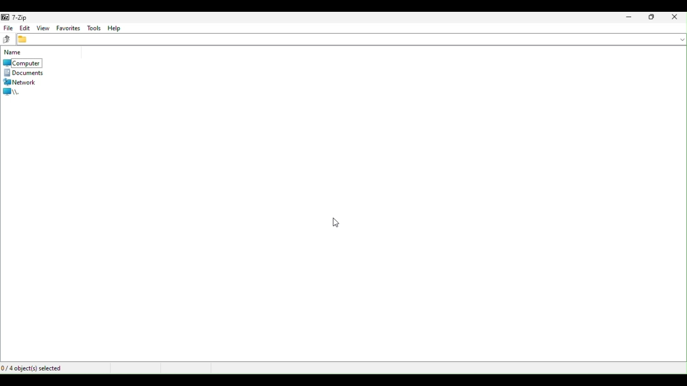 The image size is (687, 386). What do you see at coordinates (27, 73) in the screenshot?
I see `Documents` at bounding box center [27, 73].